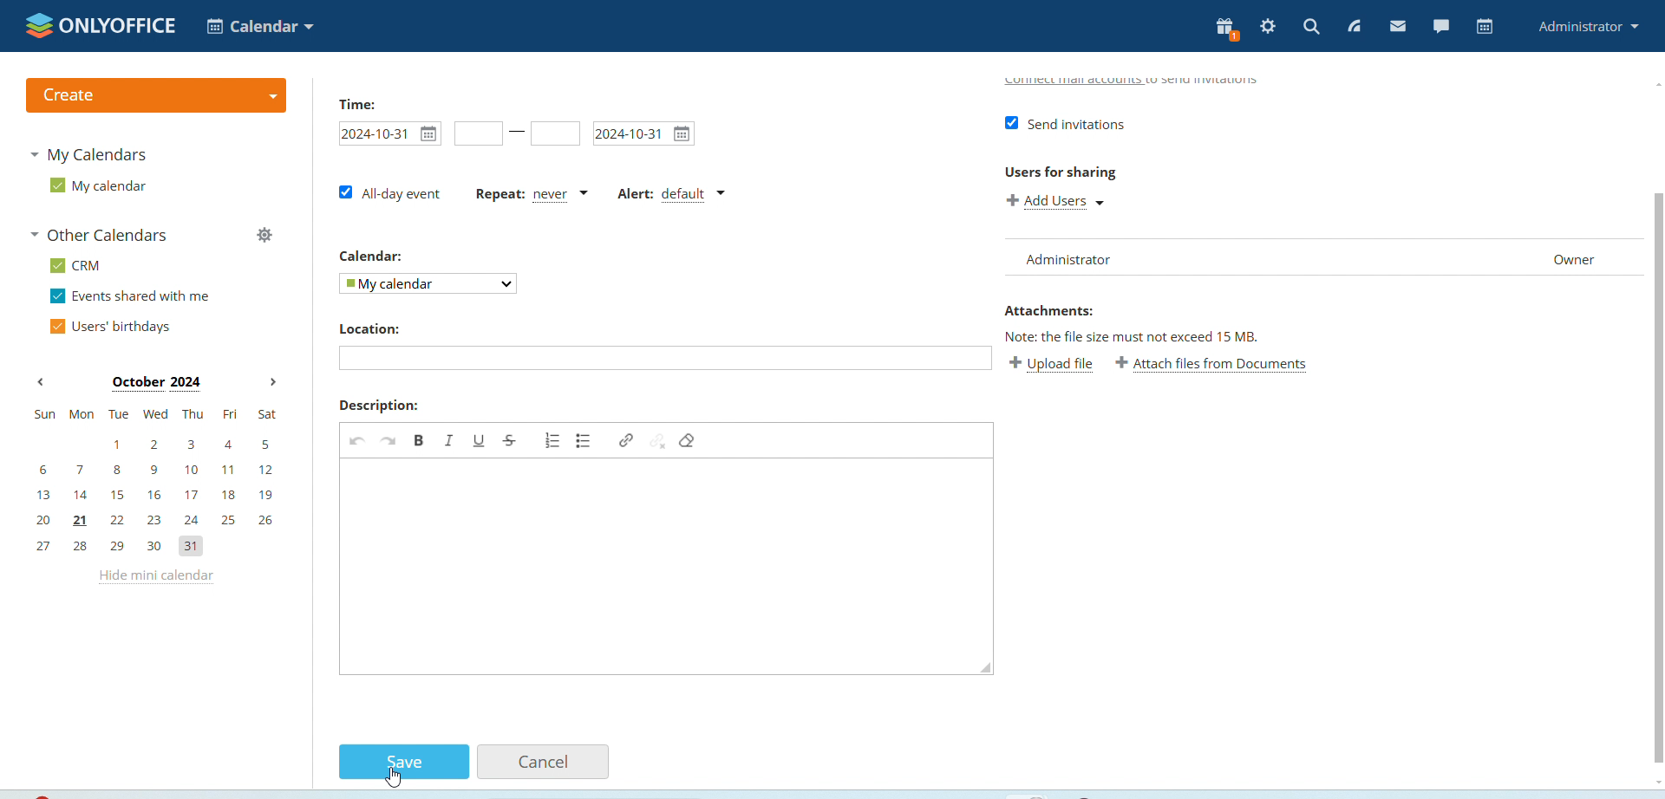 The height and width of the screenshot is (799, 1665). Describe the element at coordinates (358, 439) in the screenshot. I see `undo` at that location.